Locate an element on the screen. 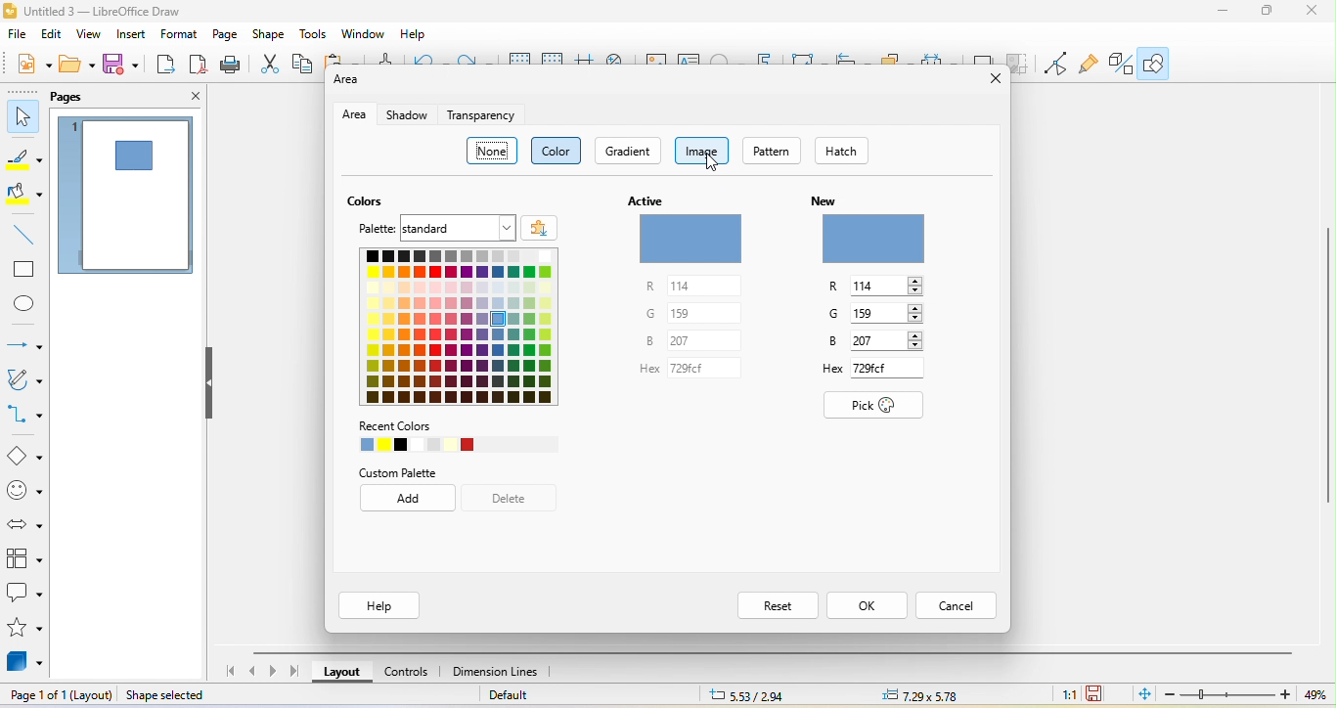 The width and height of the screenshot is (1336, 708). zoom is located at coordinates (1247, 696).